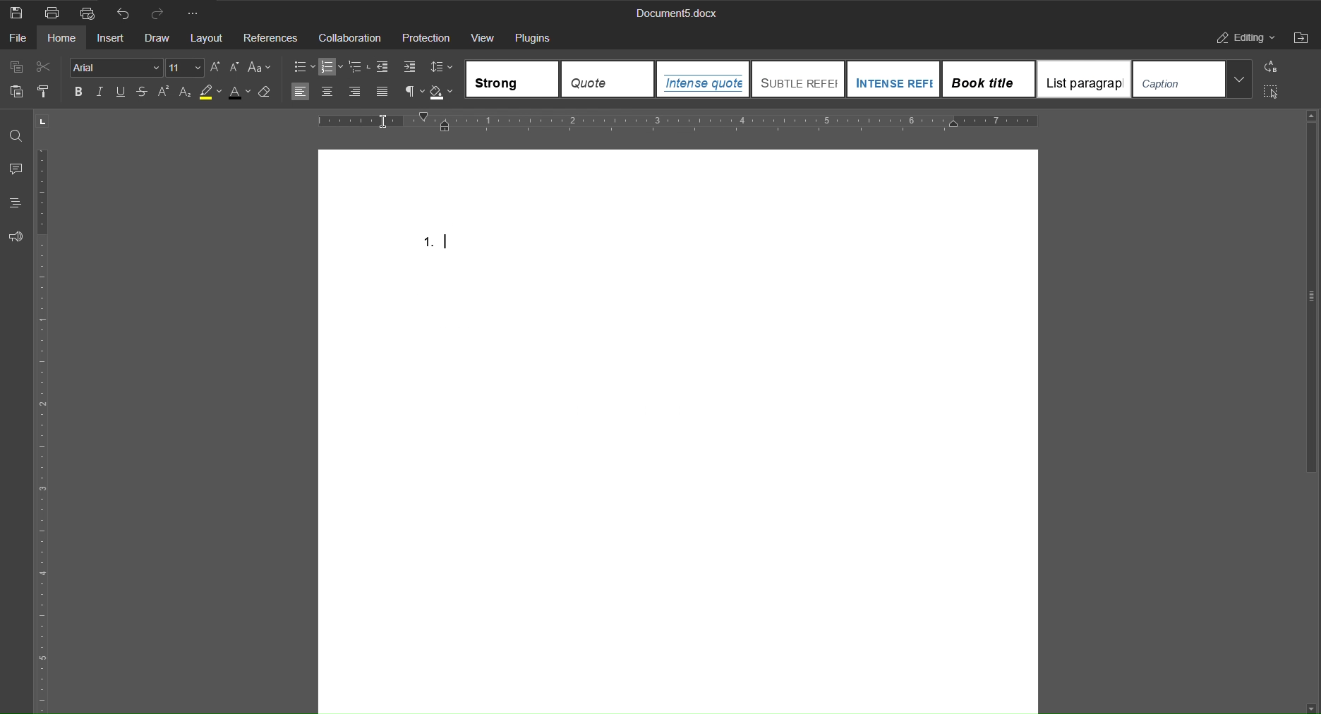 The image size is (1321, 714). What do you see at coordinates (608, 80) in the screenshot?
I see `Quote` at bounding box center [608, 80].